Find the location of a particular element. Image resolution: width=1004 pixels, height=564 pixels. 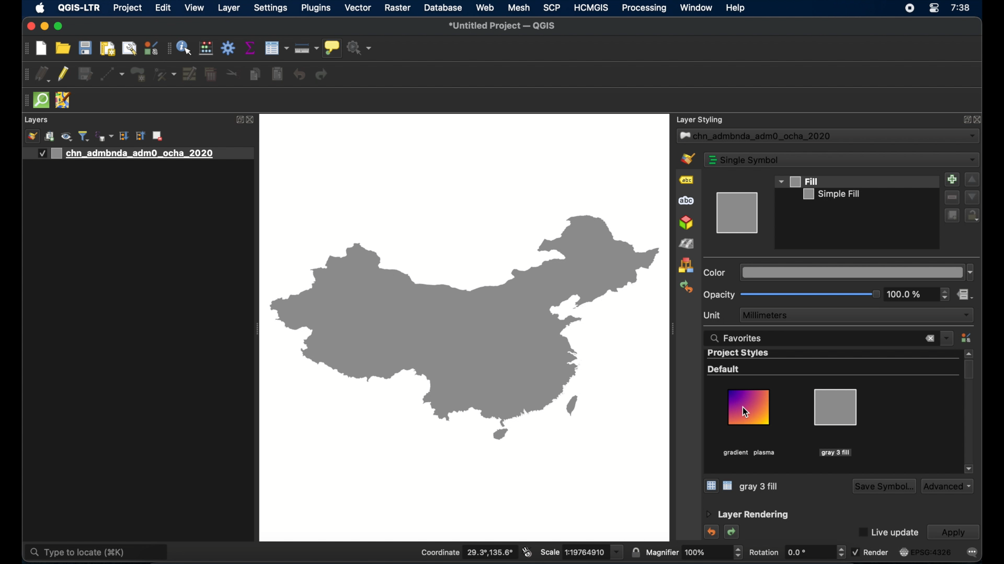

dropdown is located at coordinates (857, 273).